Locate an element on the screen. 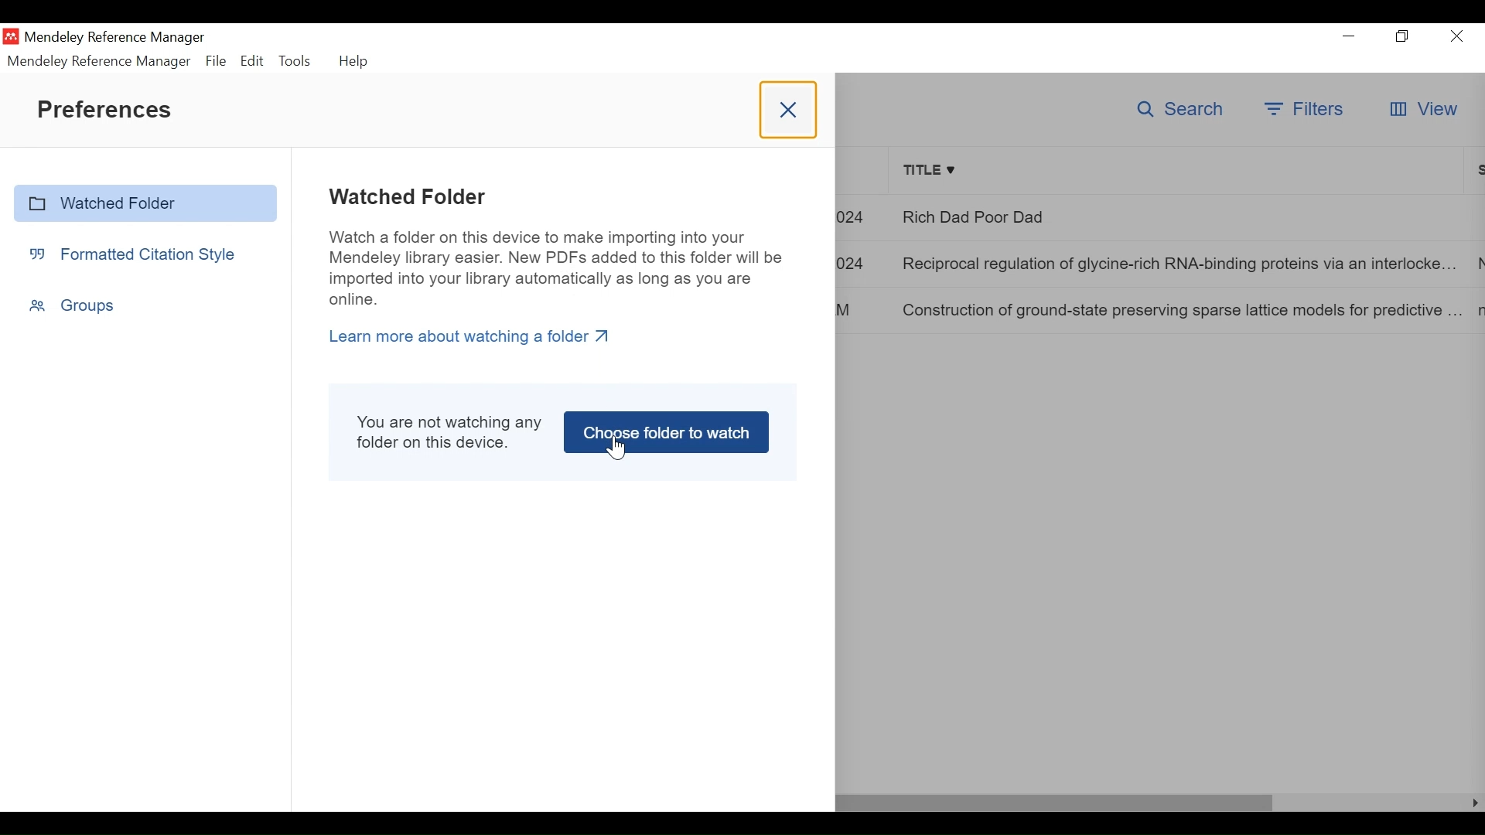 The width and height of the screenshot is (1485, 835). Filter is located at coordinates (1303, 107).